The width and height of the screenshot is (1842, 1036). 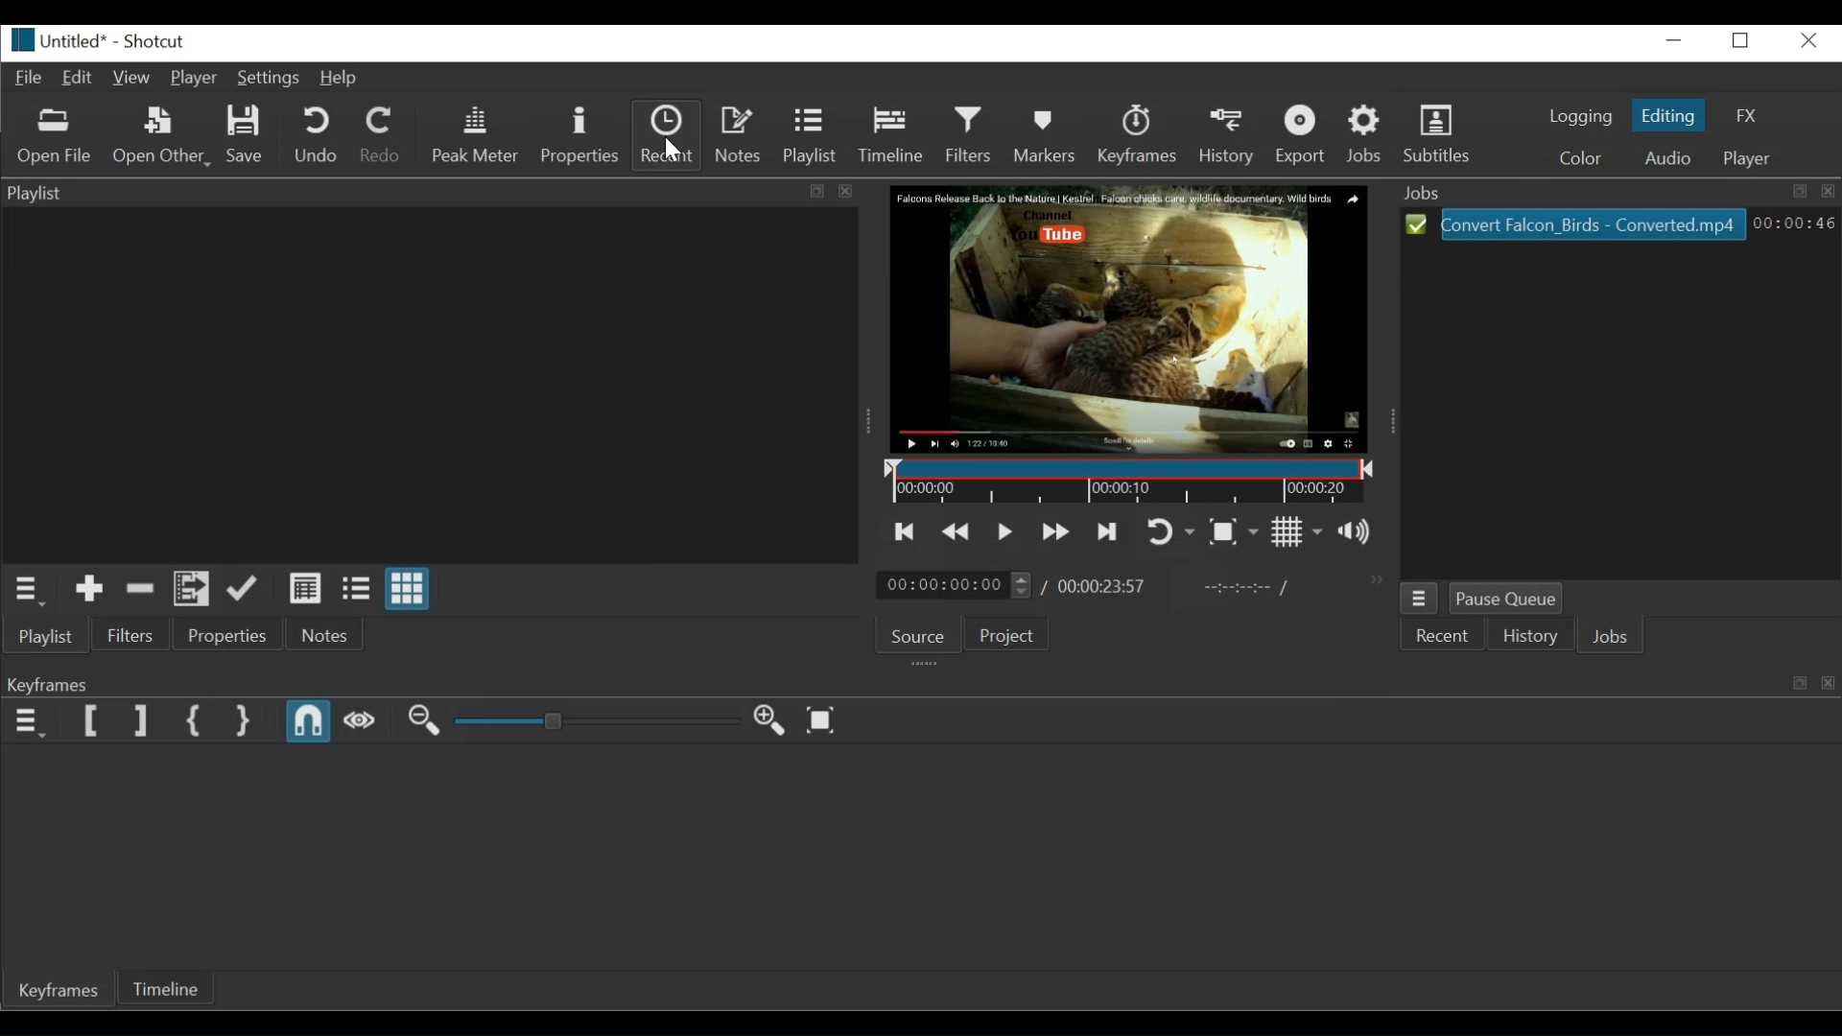 What do you see at coordinates (1367, 135) in the screenshot?
I see `Jobs` at bounding box center [1367, 135].